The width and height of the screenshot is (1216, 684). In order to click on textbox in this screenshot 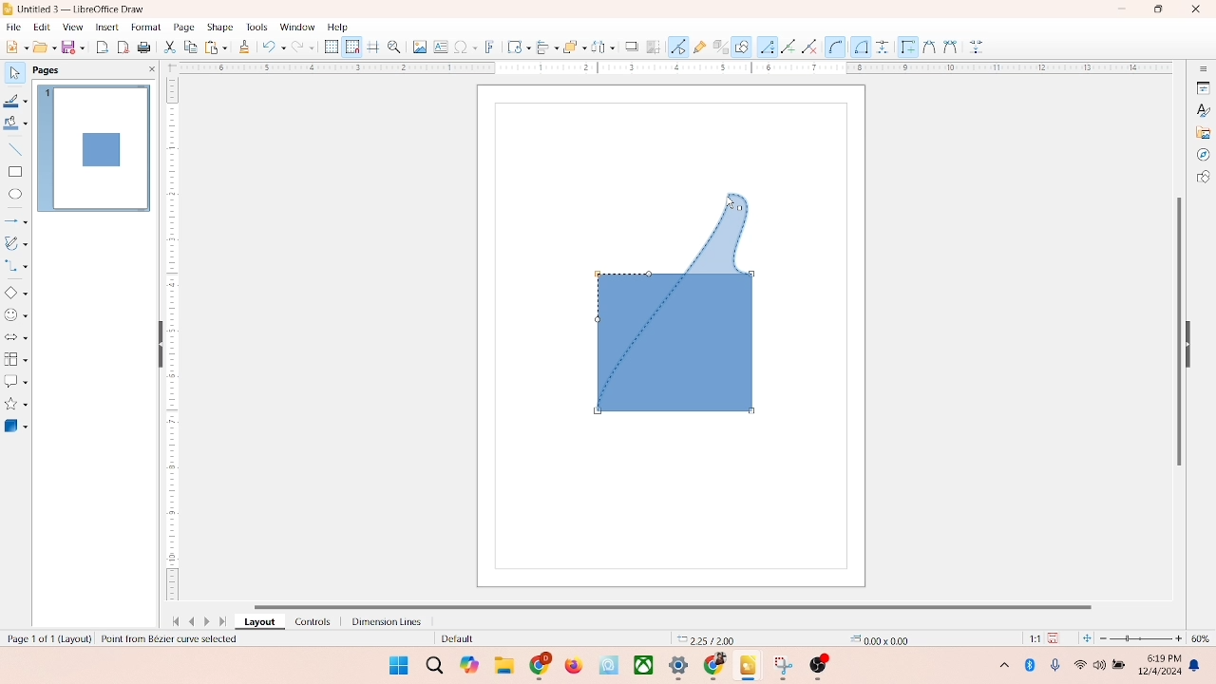, I will do `click(440, 48)`.